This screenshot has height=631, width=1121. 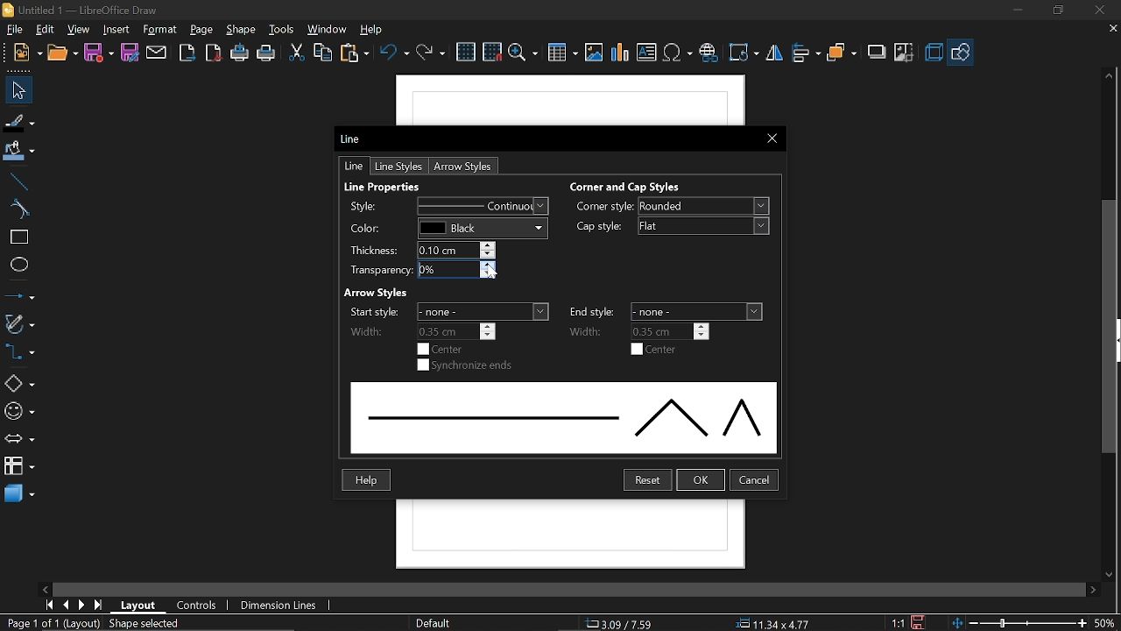 What do you see at coordinates (743, 54) in the screenshot?
I see `Transformation` at bounding box center [743, 54].